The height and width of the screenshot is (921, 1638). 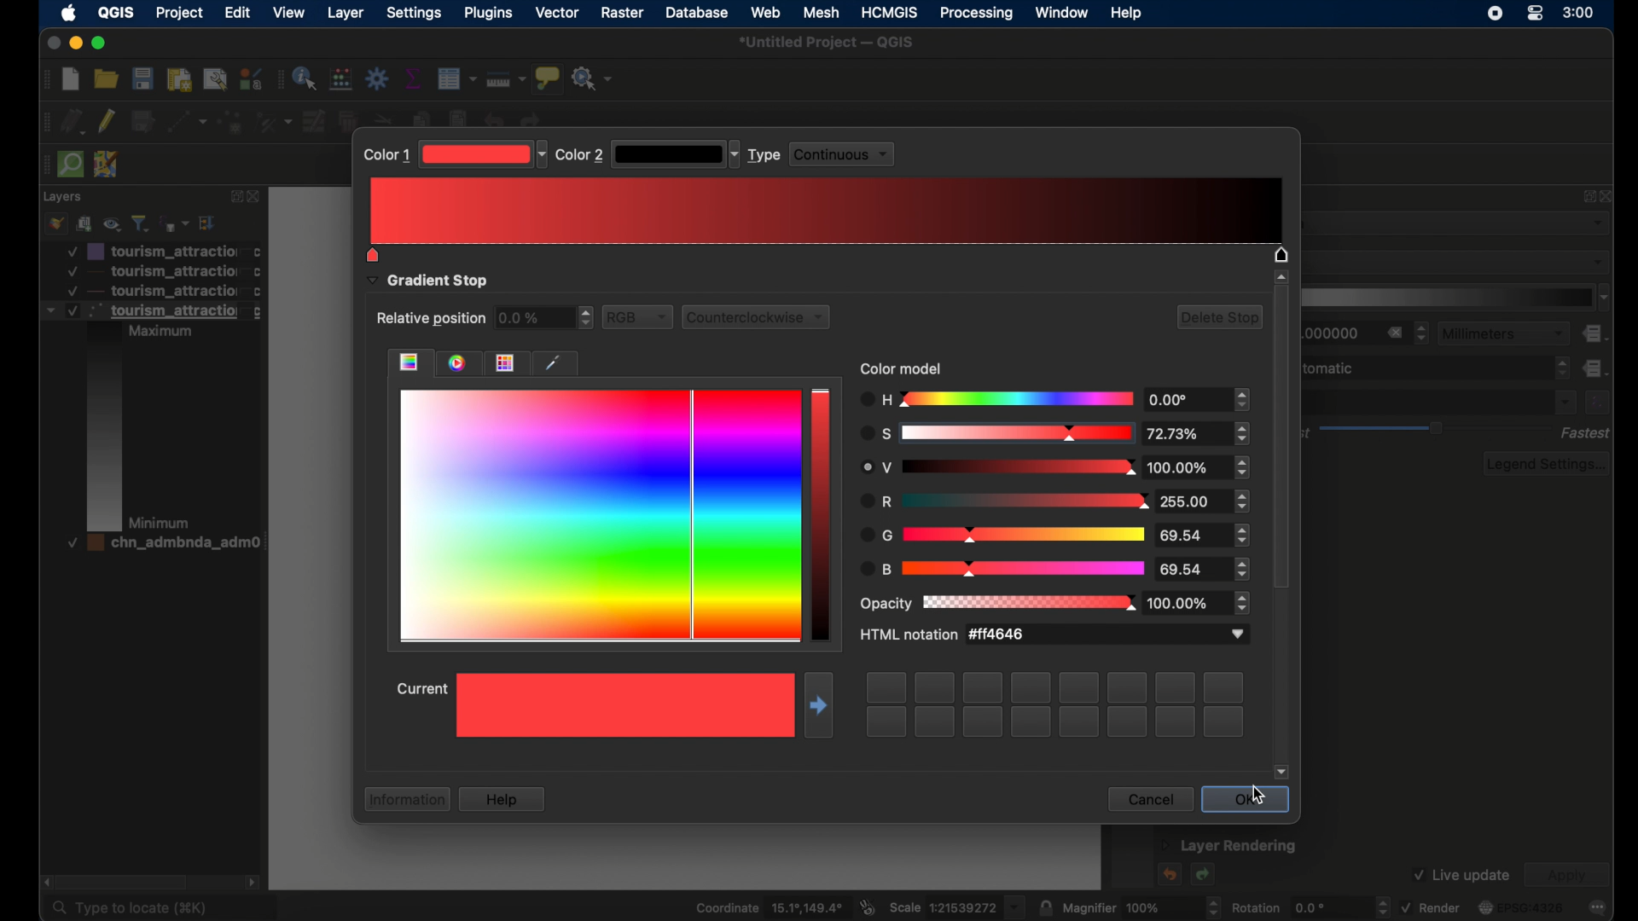 I want to click on lock scale, so click(x=1045, y=907).